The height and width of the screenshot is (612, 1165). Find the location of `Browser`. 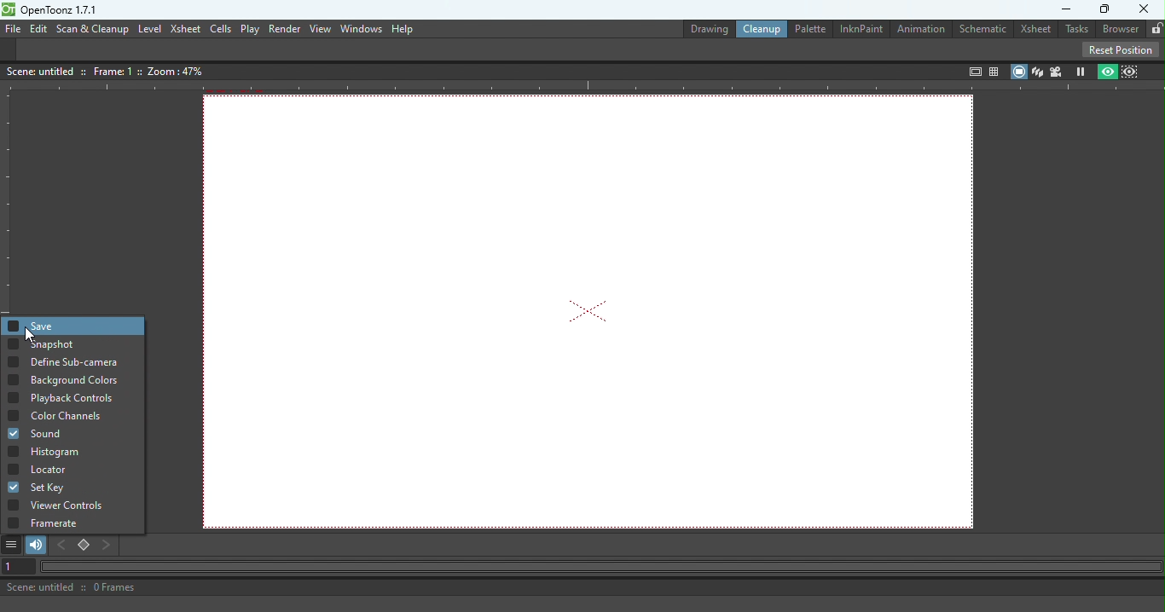

Browser is located at coordinates (1117, 29).